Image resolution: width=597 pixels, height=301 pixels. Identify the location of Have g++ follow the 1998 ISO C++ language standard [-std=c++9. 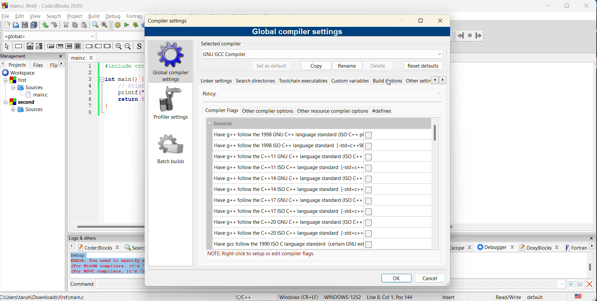
(293, 146).